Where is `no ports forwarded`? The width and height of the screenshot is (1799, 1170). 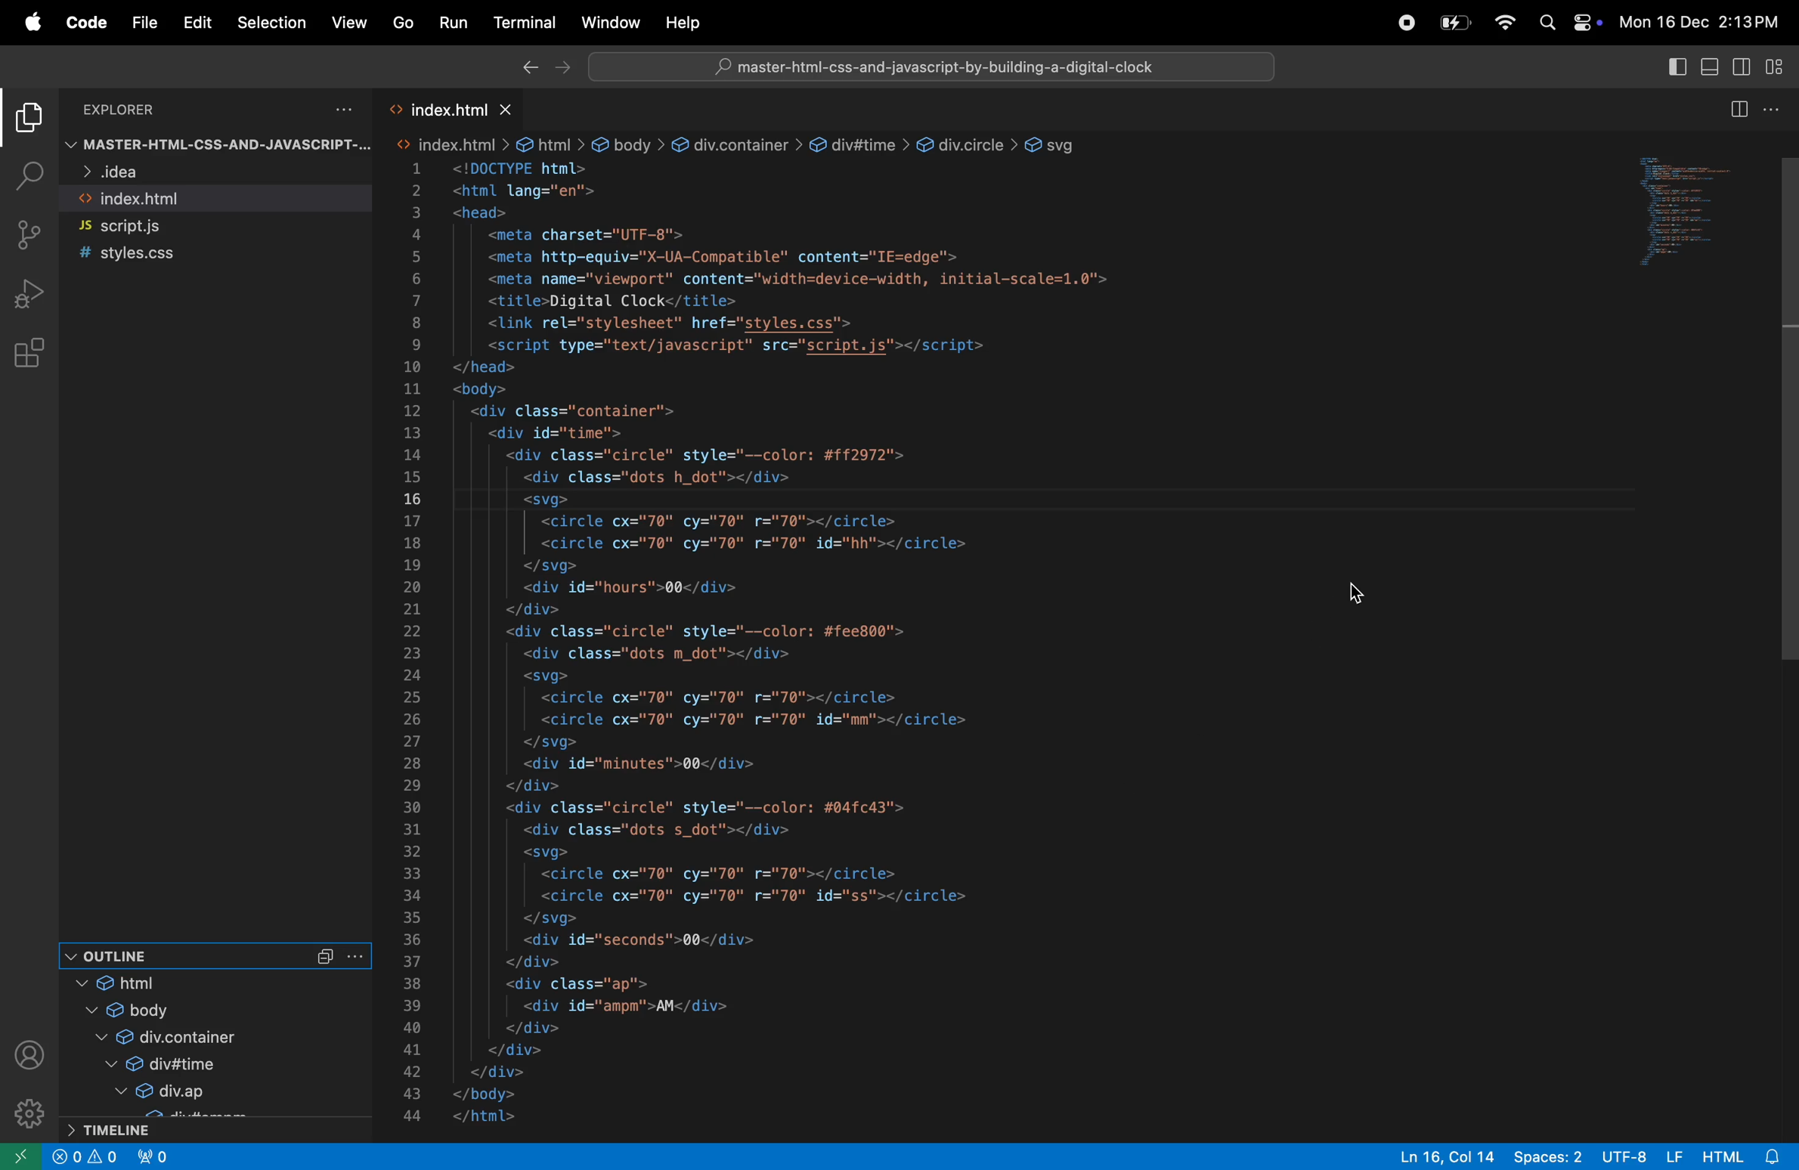
no ports forwarded is located at coordinates (157, 1156).